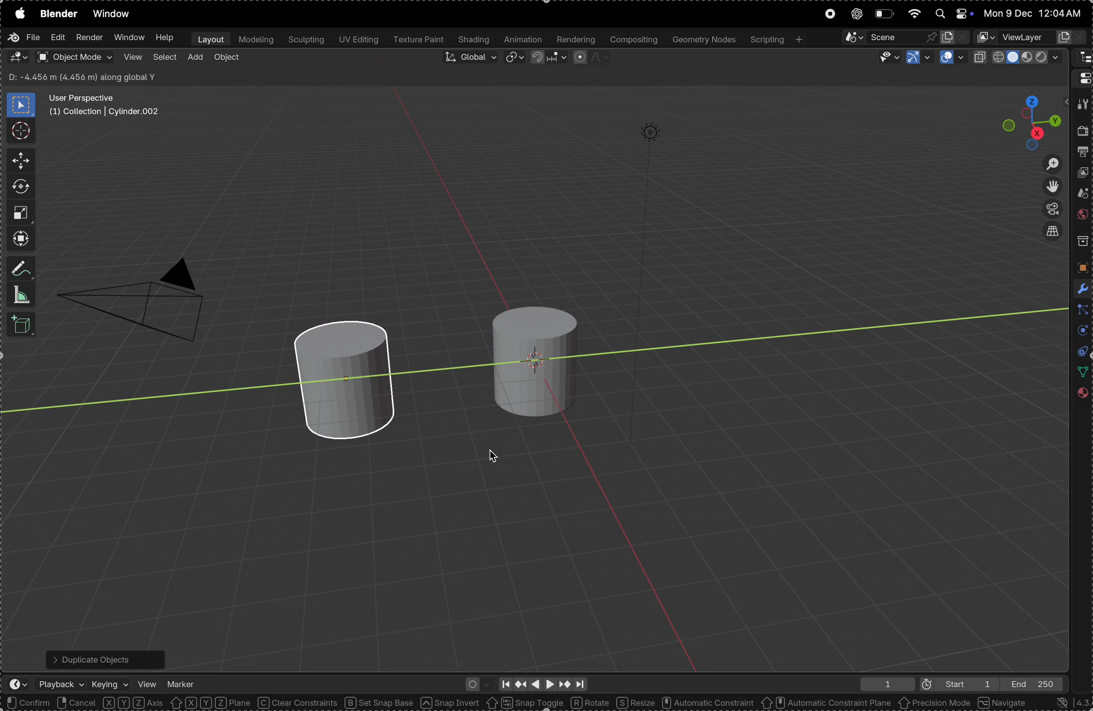 The width and height of the screenshot is (1093, 711). I want to click on particles, so click(1081, 310).